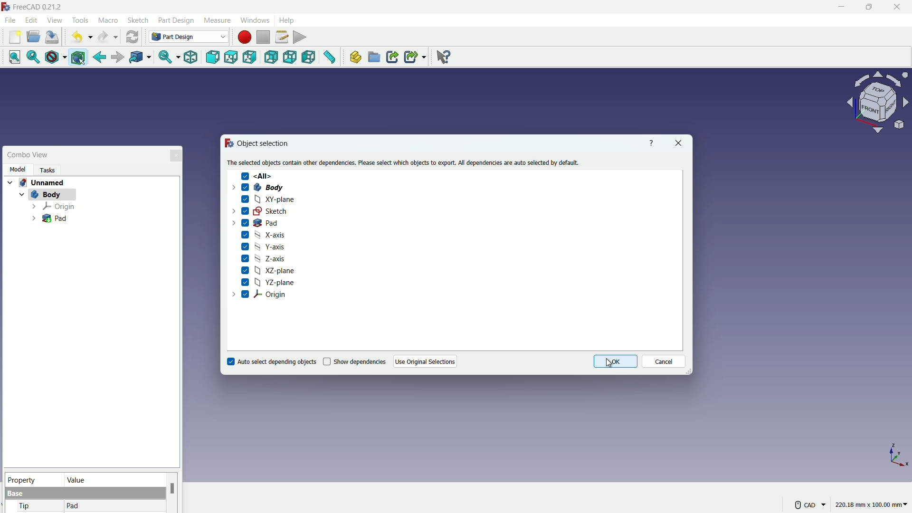 This screenshot has width=912, height=513. I want to click on preset viewpoint, so click(881, 107).